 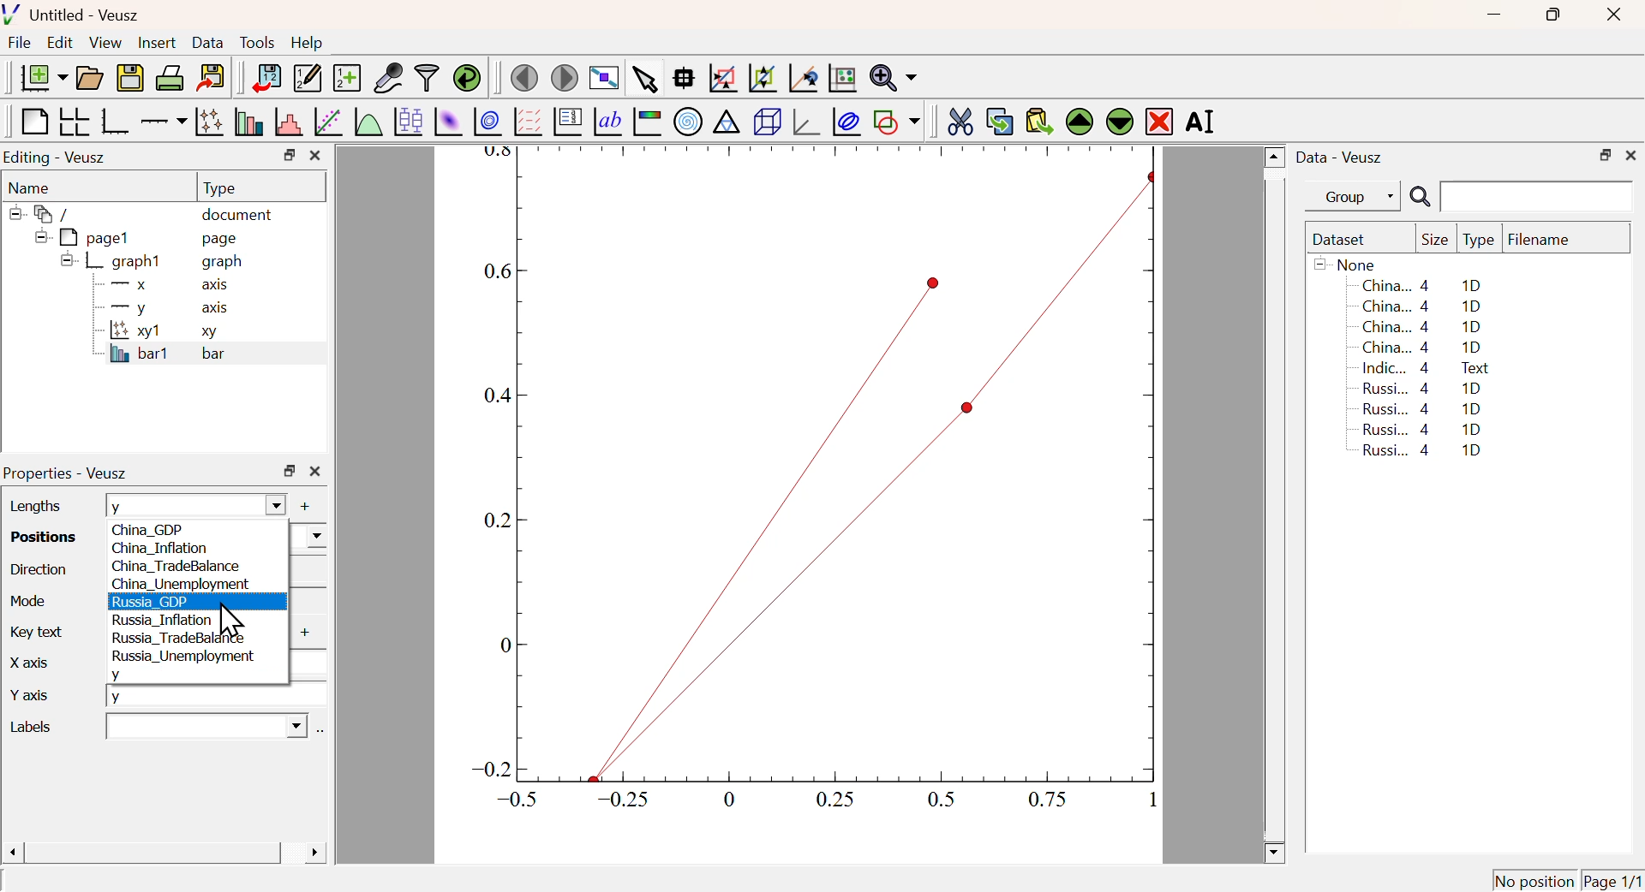 What do you see at coordinates (219, 188) in the screenshot?
I see `Type` at bounding box center [219, 188].